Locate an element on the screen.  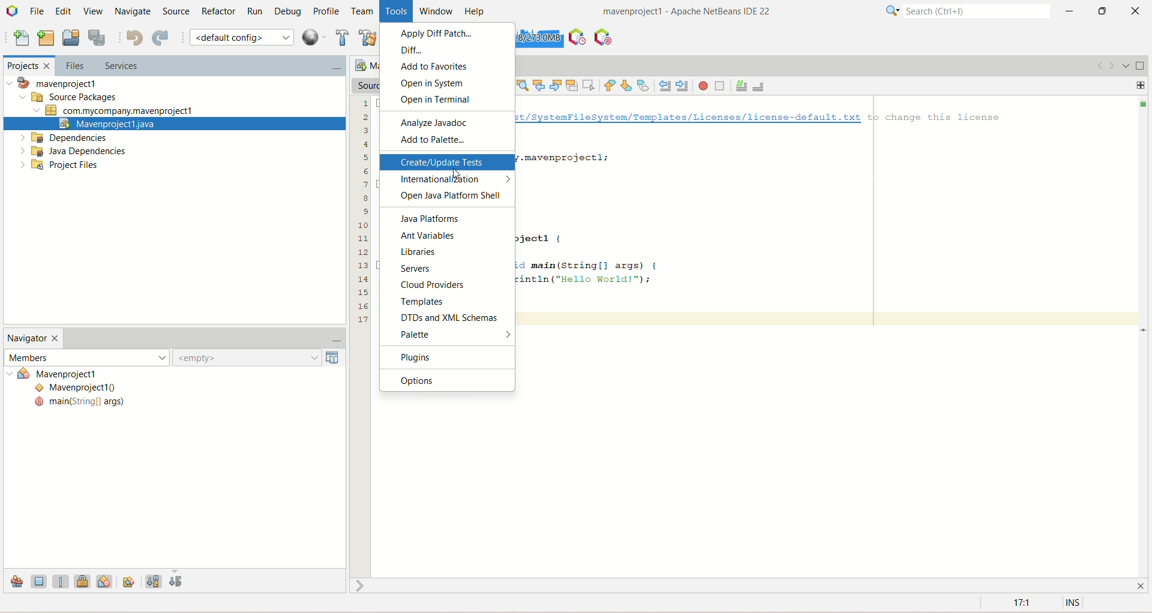
context menu is located at coordinates (314, 37).